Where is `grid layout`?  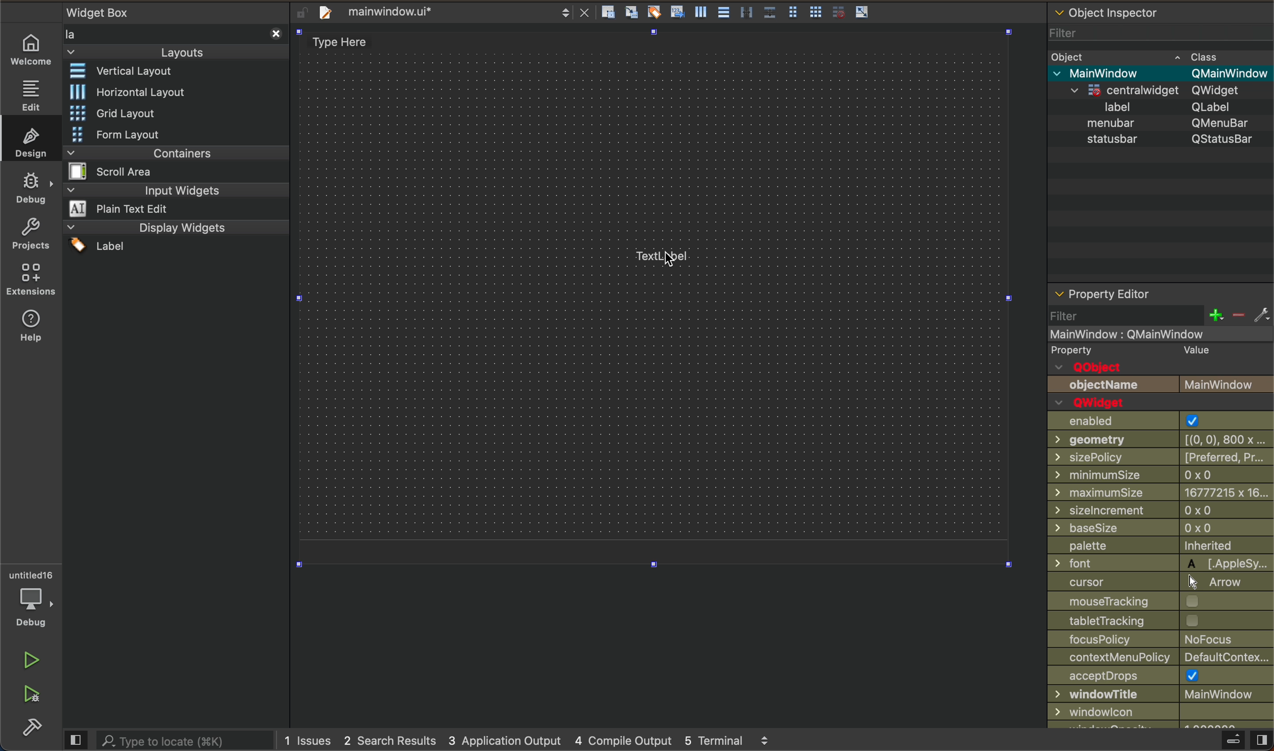 grid layout is located at coordinates (120, 111).